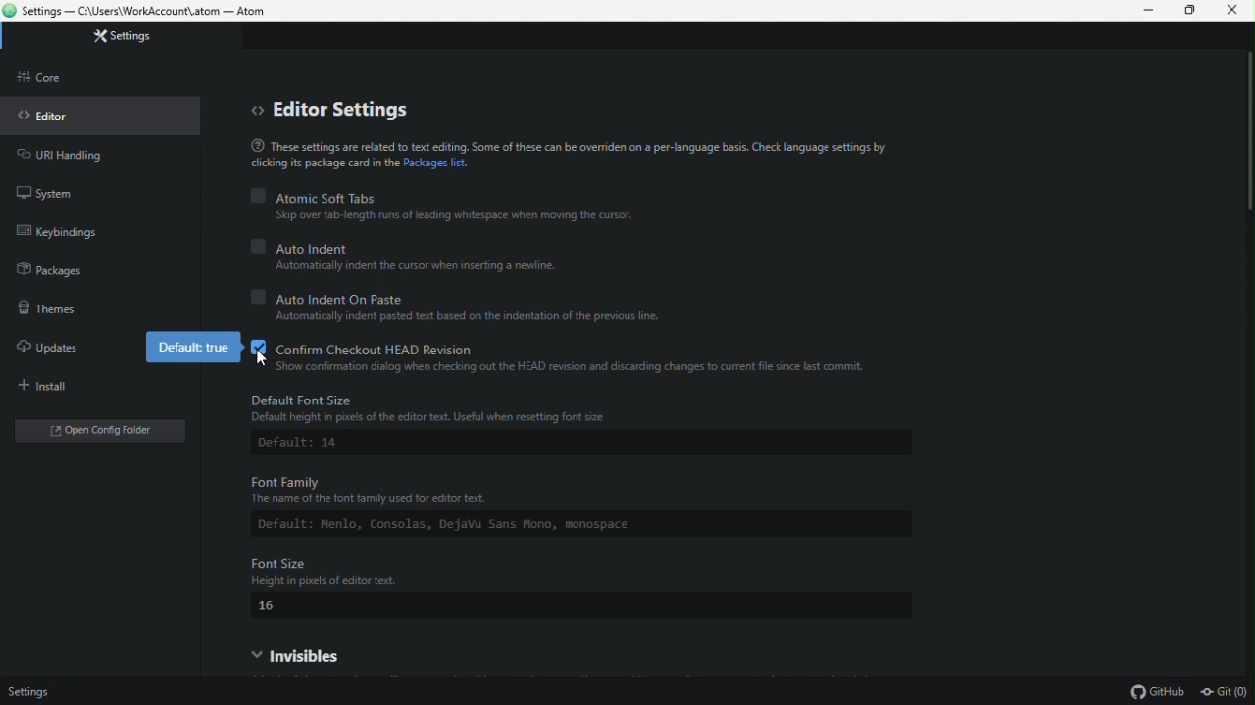 This screenshot has height=705, width=1255. What do you see at coordinates (263, 359) in the screenshot?
I see `cursor` at bounding box center [263, 359].